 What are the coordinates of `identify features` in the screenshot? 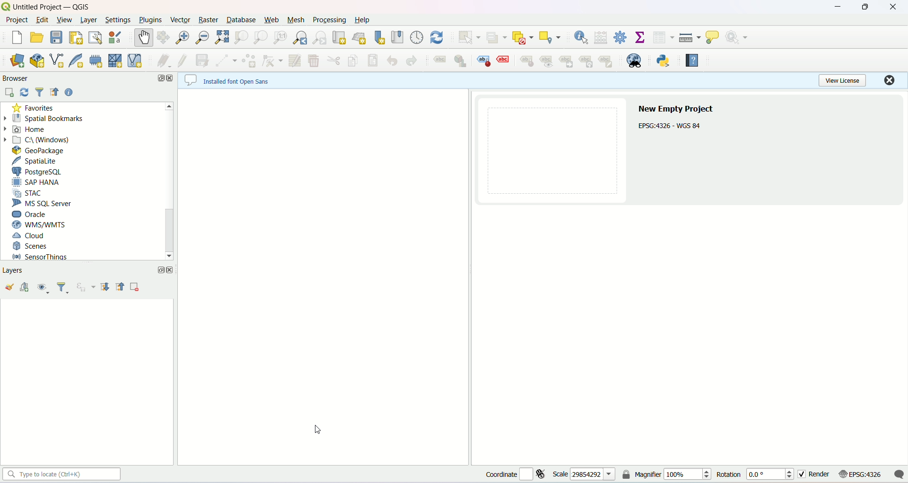 It's located at (580, 37).